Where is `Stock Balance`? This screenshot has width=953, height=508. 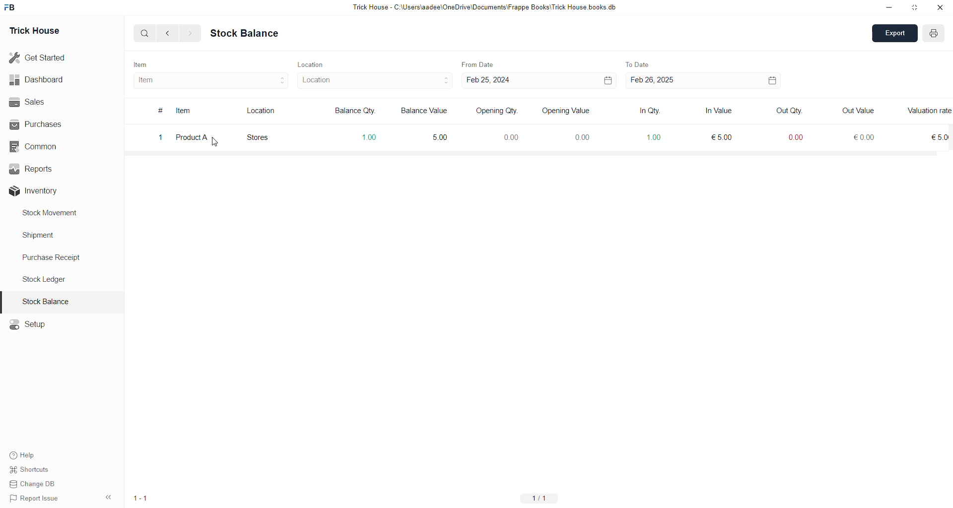
Stock Balance is located at coordinates (252, 34).